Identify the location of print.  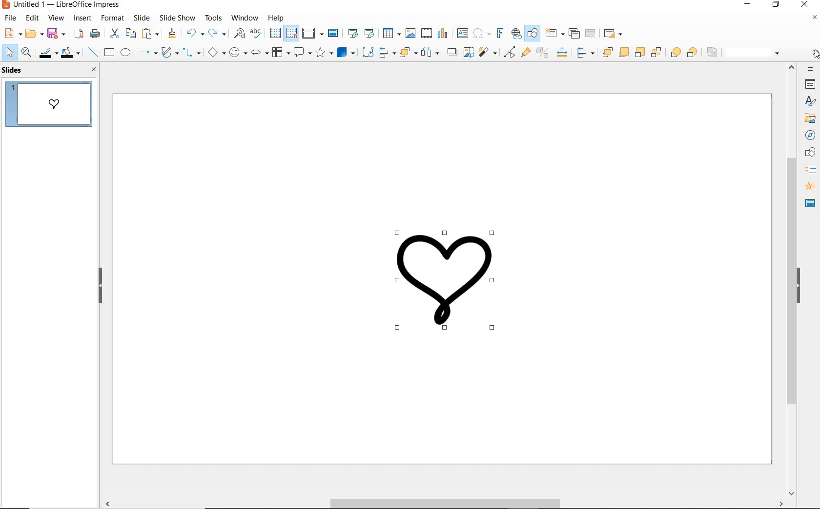
(95, 34).